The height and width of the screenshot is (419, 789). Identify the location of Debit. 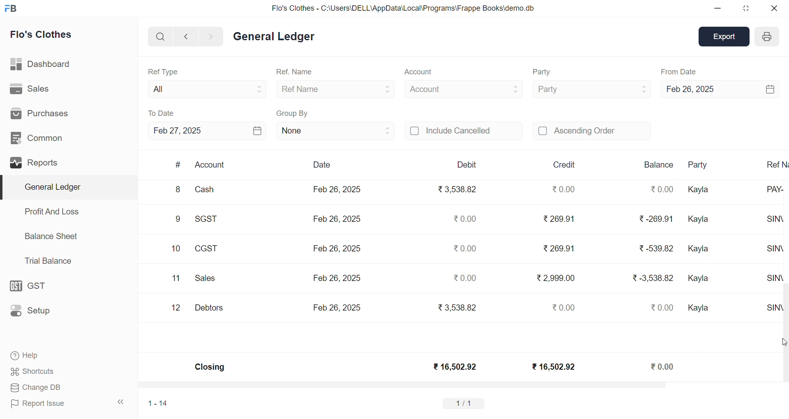
(467, 164).